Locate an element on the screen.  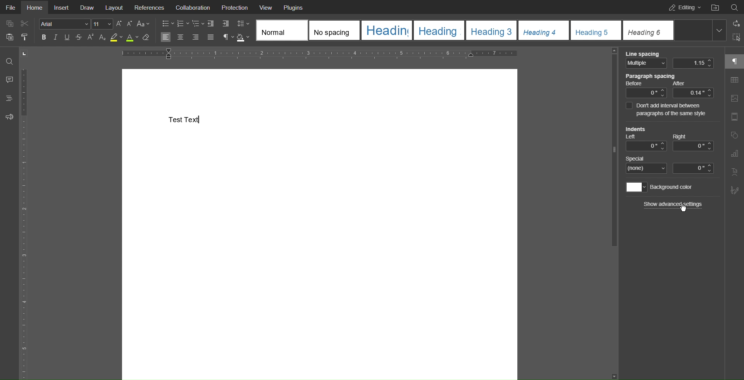
View is located at coordinates (267, 7).